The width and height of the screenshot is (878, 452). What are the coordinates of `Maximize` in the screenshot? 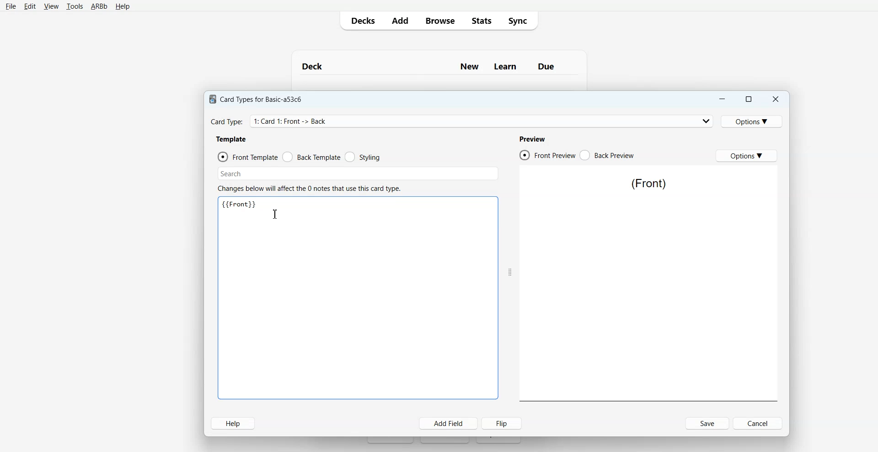 It's located at (748, 99).